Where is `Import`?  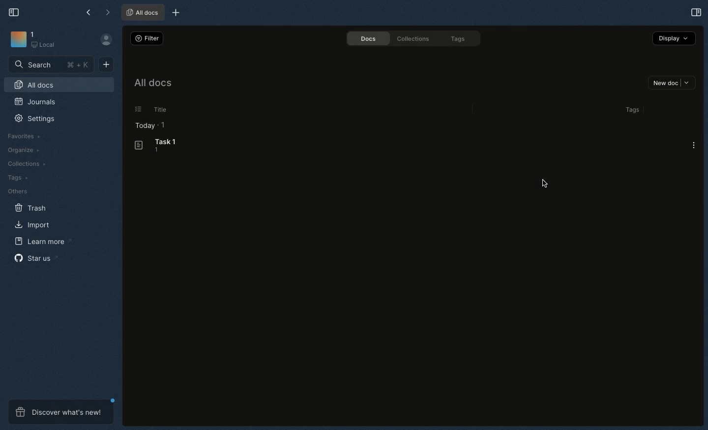 Import is located at coordinates (33, 225).